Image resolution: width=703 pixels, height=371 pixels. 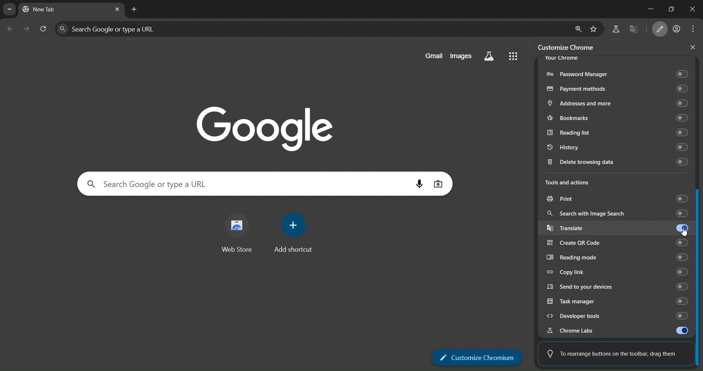 I want to click on slider, so click(x=699, y=276).